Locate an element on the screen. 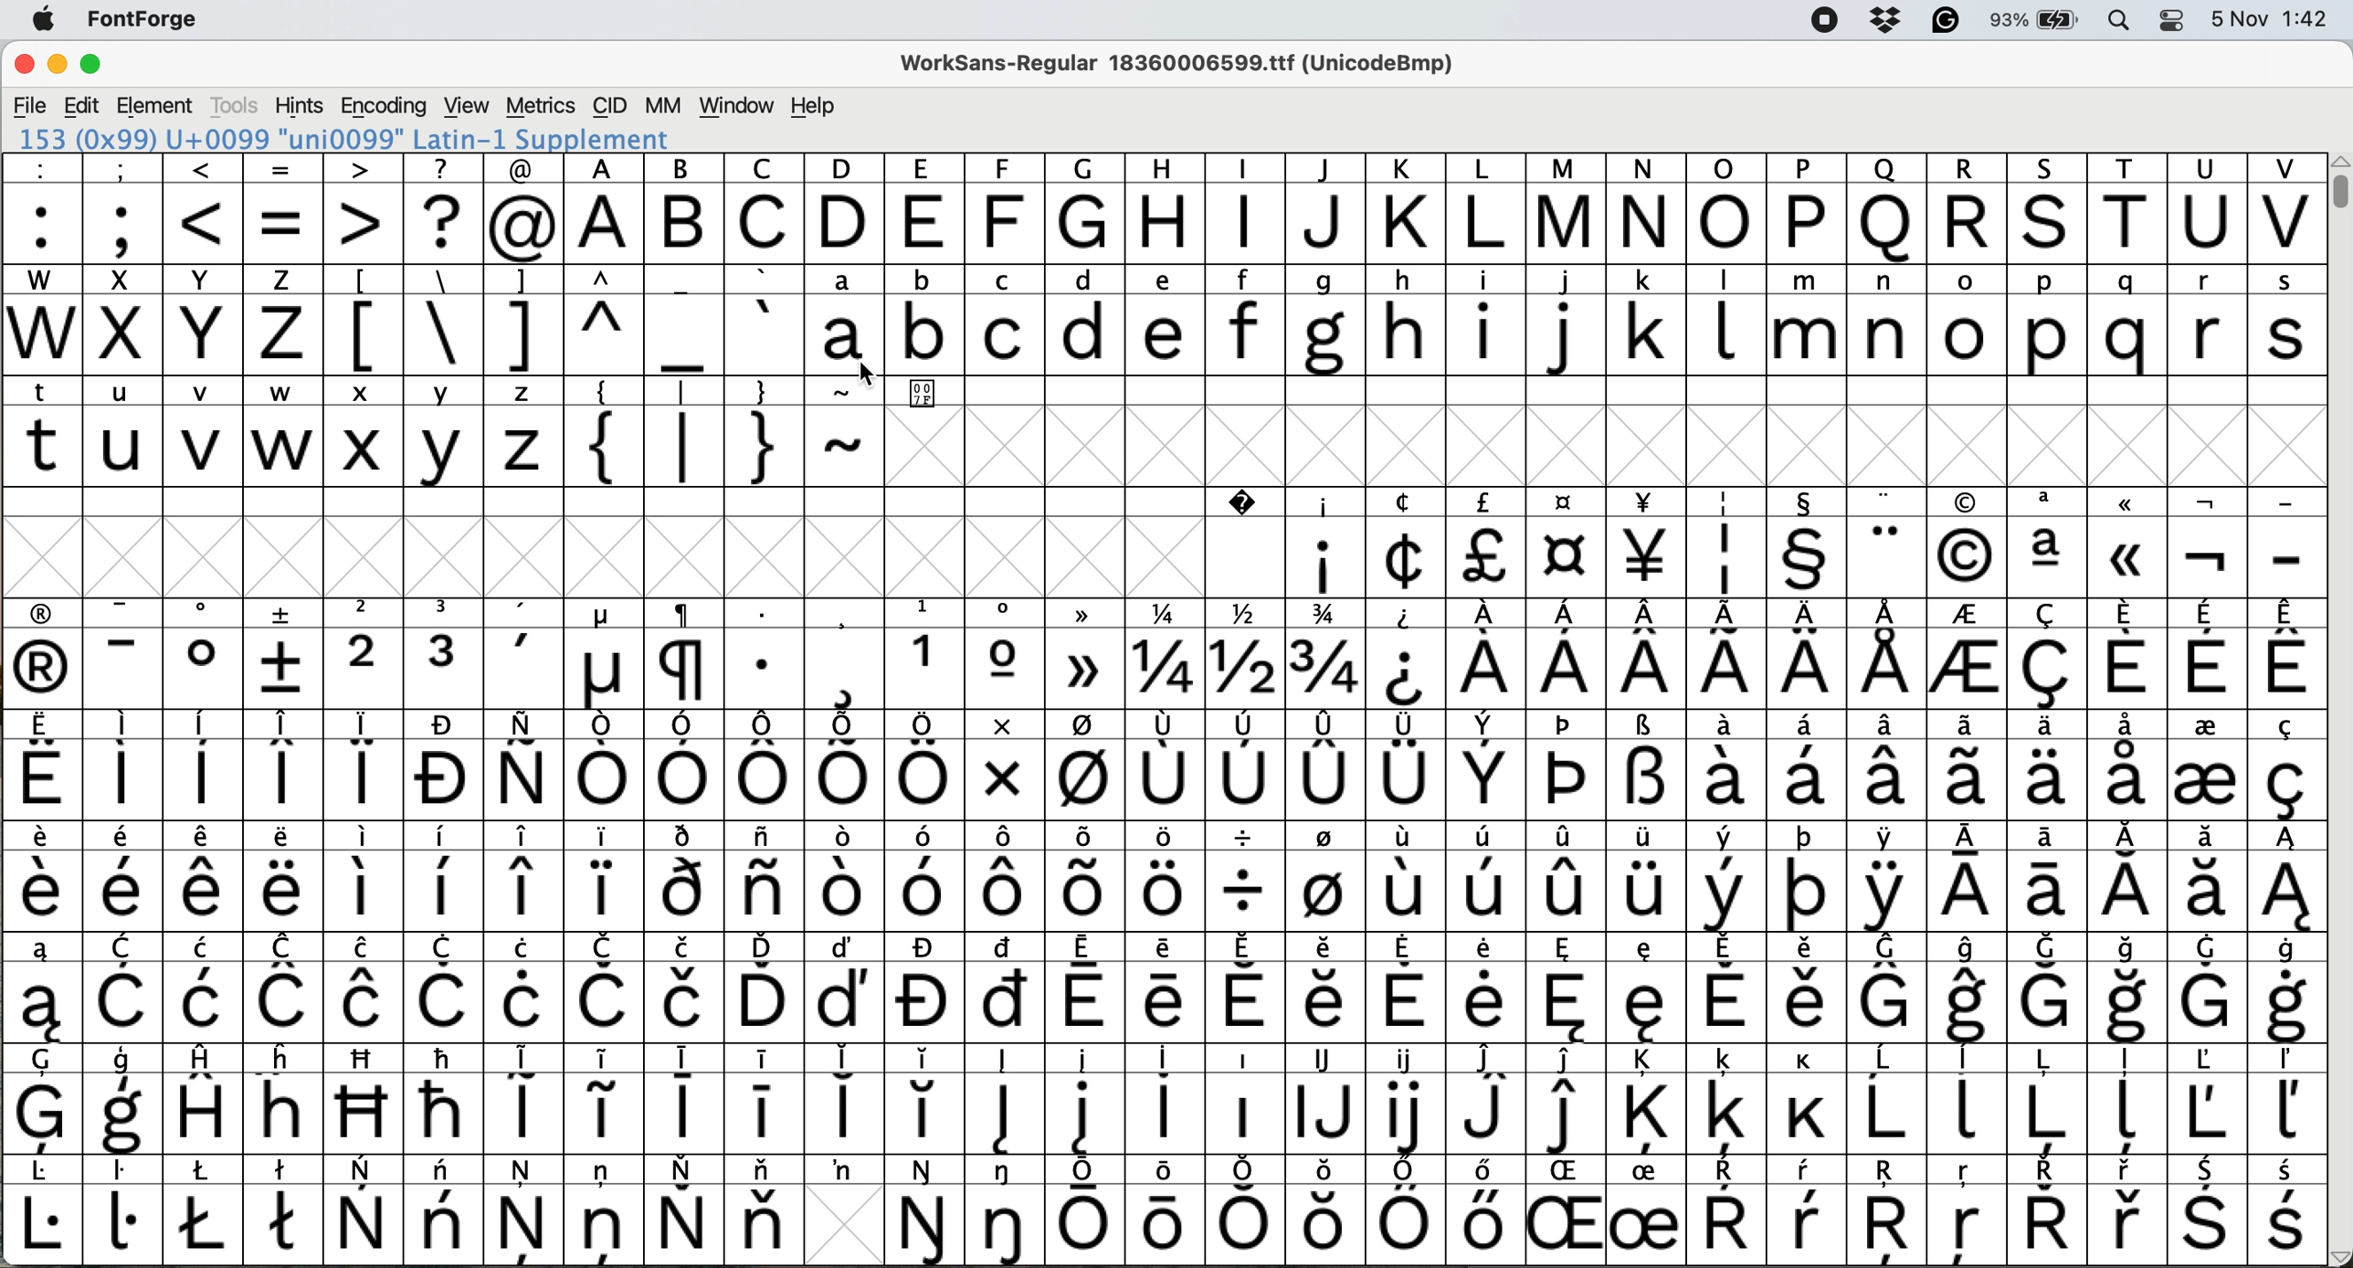 This screenshot has width=2353, height=1268. symbol is located at coordinates (2129, 763).